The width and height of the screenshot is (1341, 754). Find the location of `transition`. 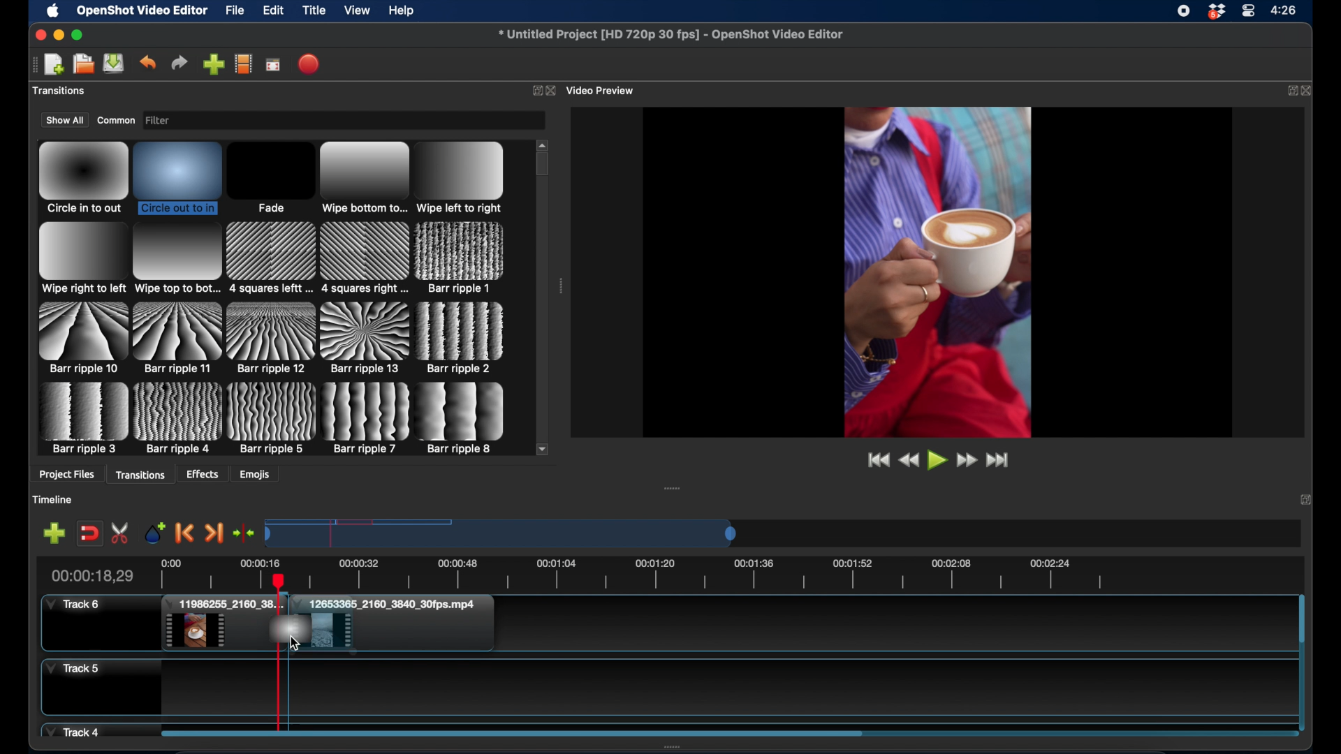

transition is located at coordinates (83, 418).